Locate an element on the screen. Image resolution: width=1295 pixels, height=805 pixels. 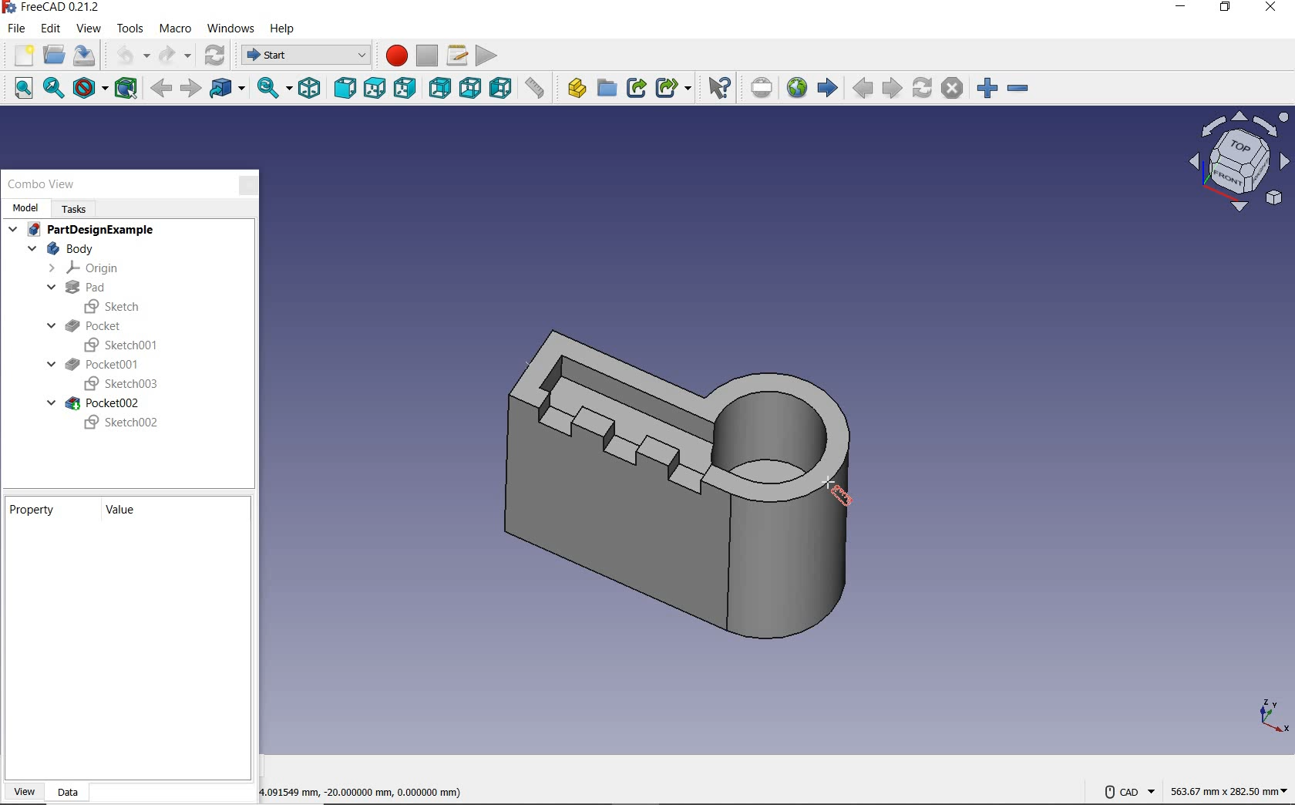
x,y,z axis is located at coordinates (1270, 716).